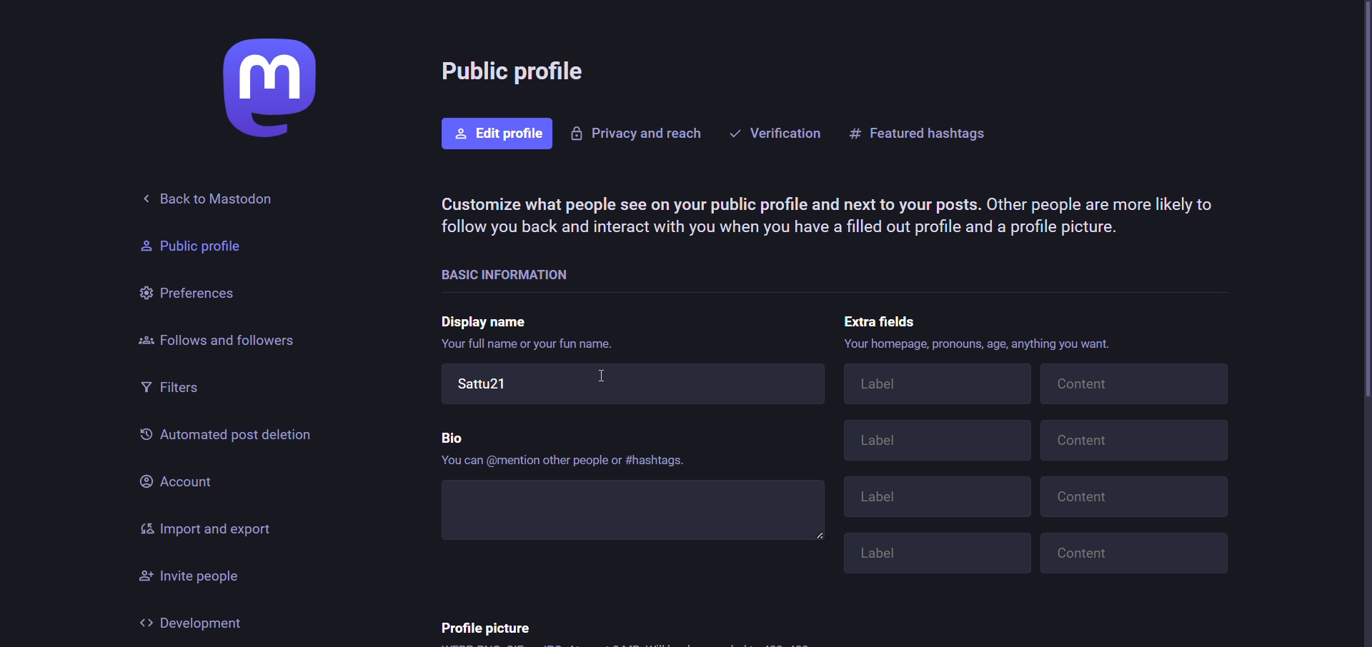 Image resolution: width=1372 pixels, height=647 pixels. What do you see at coordinates (938, 442) in the screenshot?
I see `Label` at bounding box center [938, 442].